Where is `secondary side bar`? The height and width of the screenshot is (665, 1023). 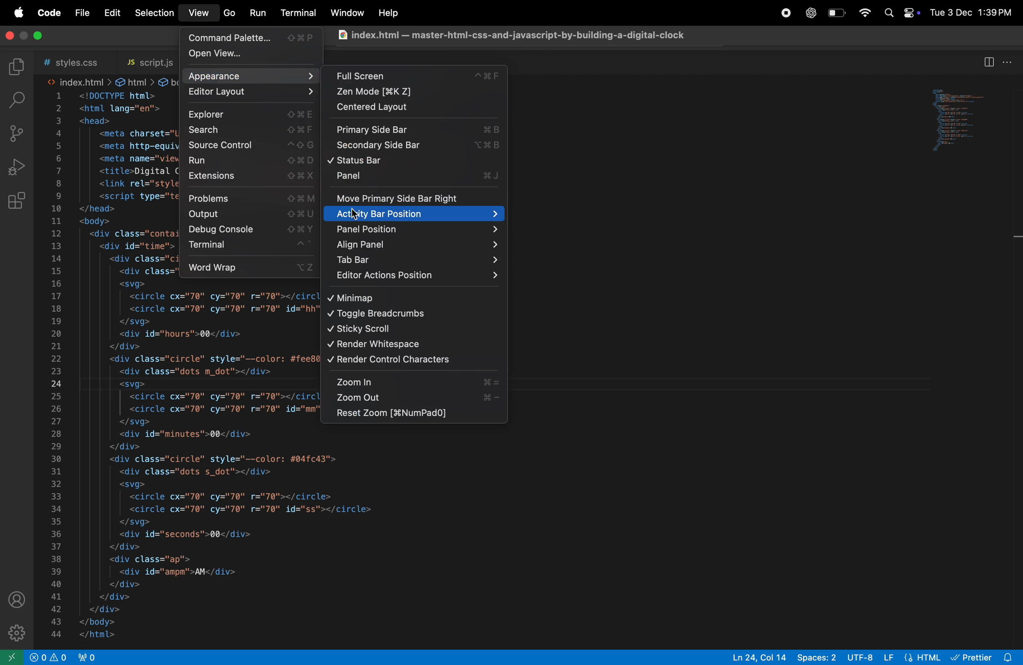 secondary side bar is located at coordinates (414, 147).